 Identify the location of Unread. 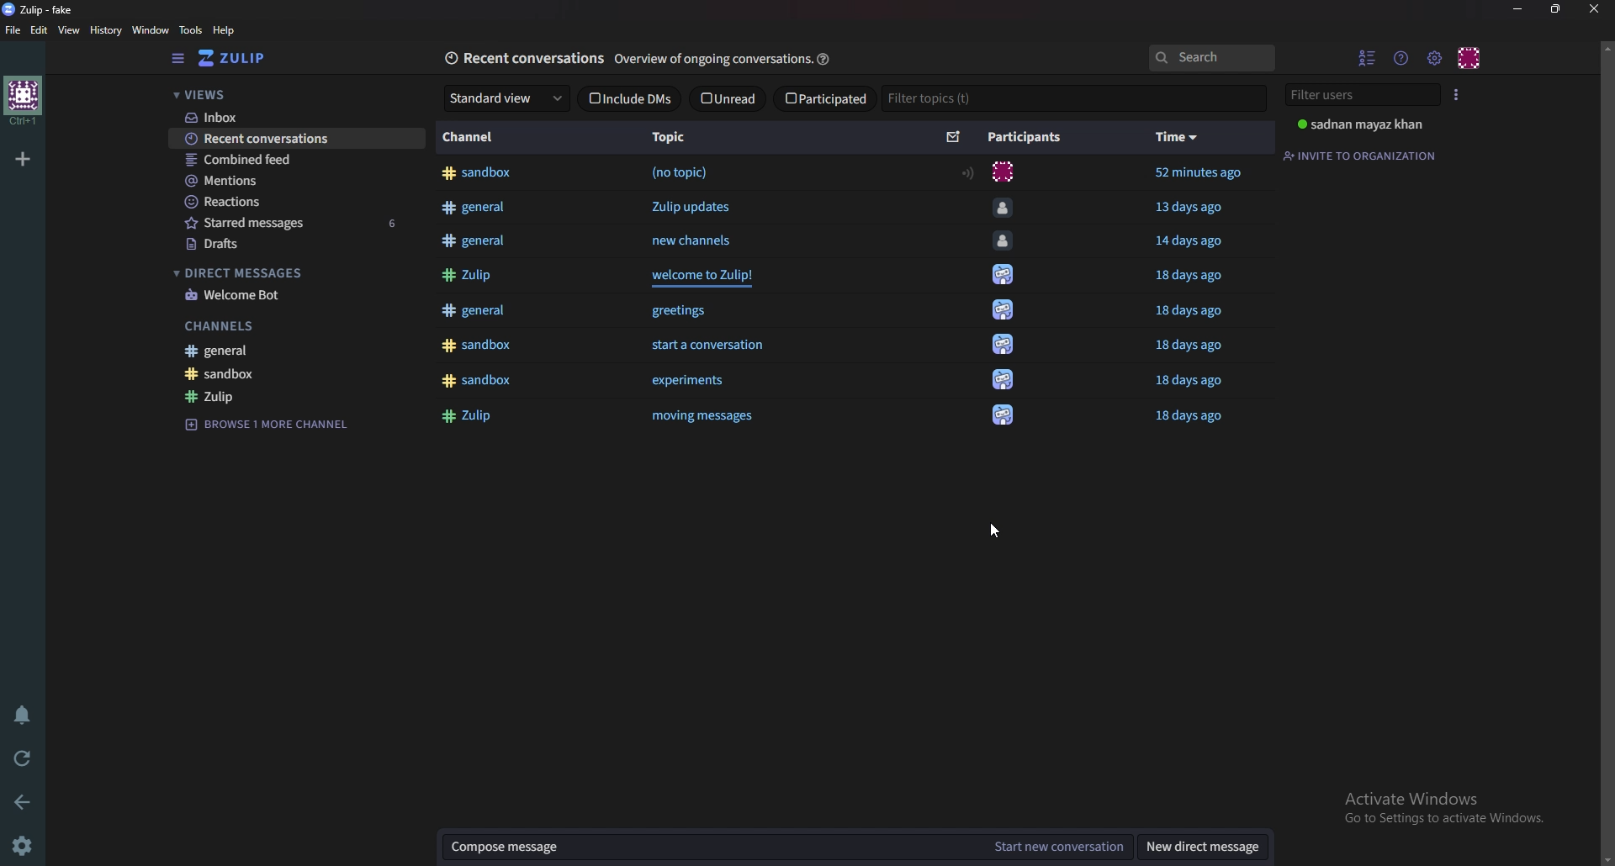
(728, 98).